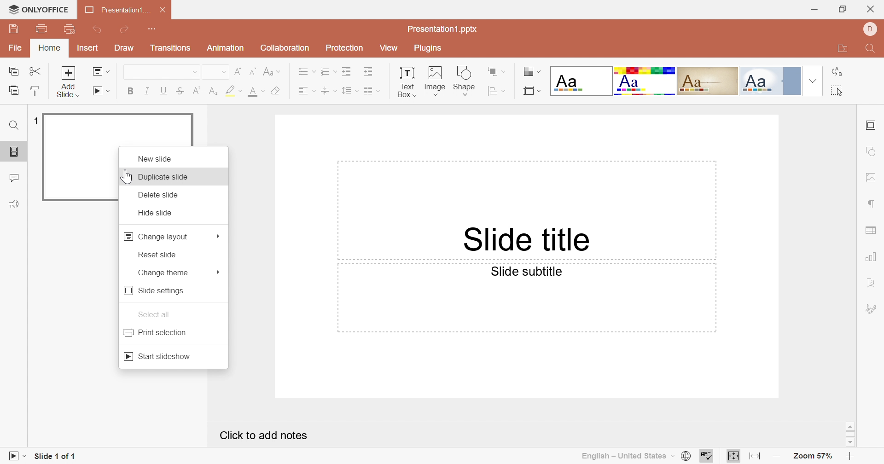 The image size is (884, 464). What do you see at coordinates (284, 48) in the screenshot?
I see `Collaboration` at bounding box center [284, 48].